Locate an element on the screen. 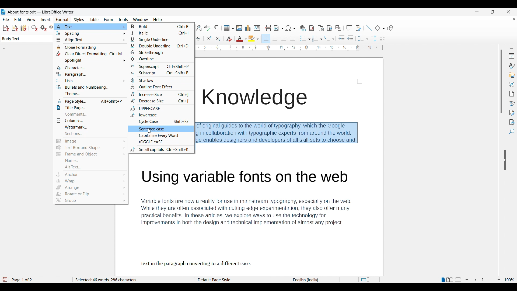 This screenshot has height=291, width=517. bullets and numbering is located at coordinates (89, 88).